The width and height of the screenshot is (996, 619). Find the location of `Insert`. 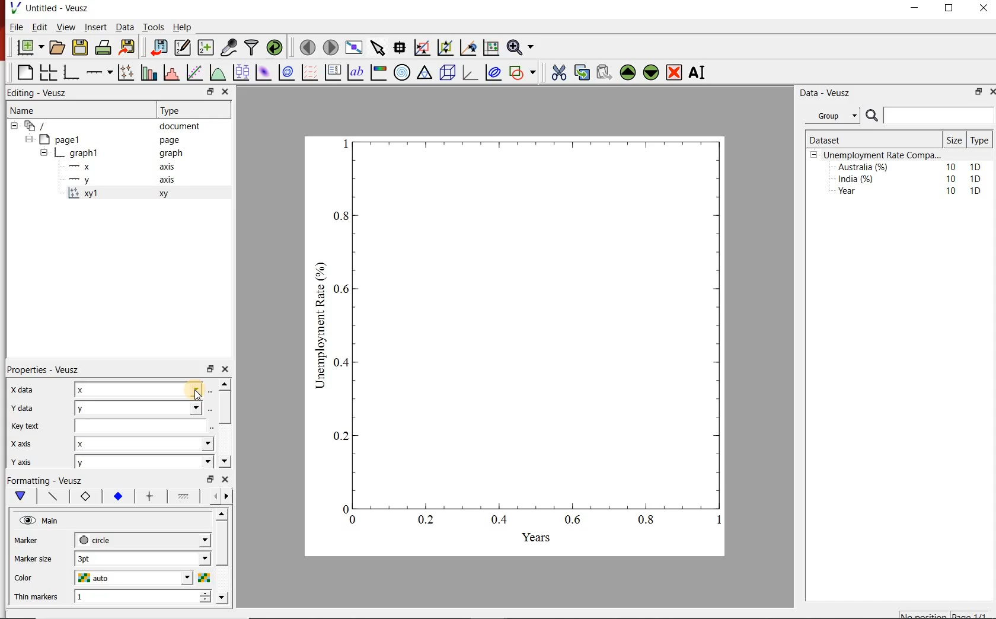

Insert is located at coordinates (95, 27).